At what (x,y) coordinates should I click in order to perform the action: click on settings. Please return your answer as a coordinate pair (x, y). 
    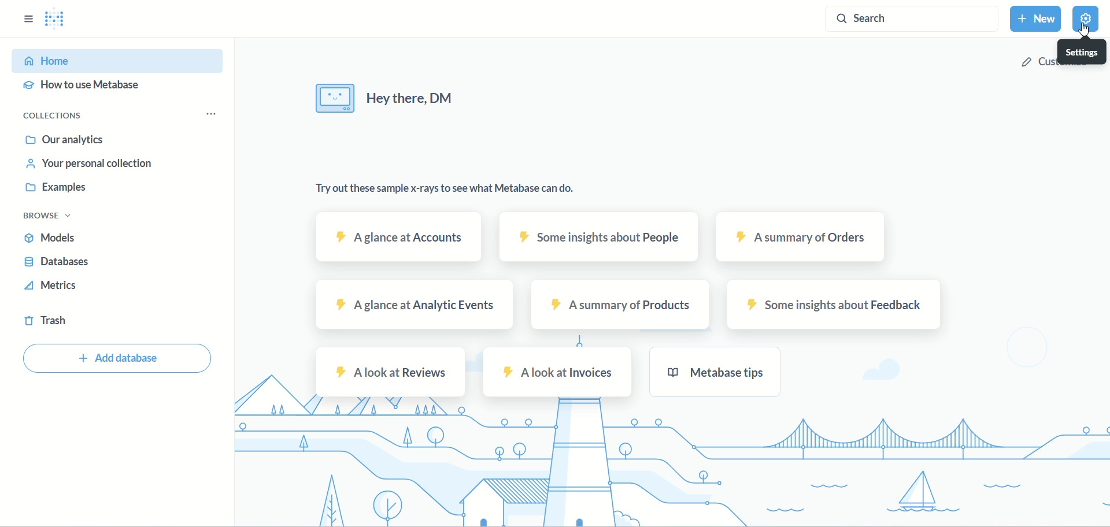
    Looking at the image, I should click on (1086, 50).